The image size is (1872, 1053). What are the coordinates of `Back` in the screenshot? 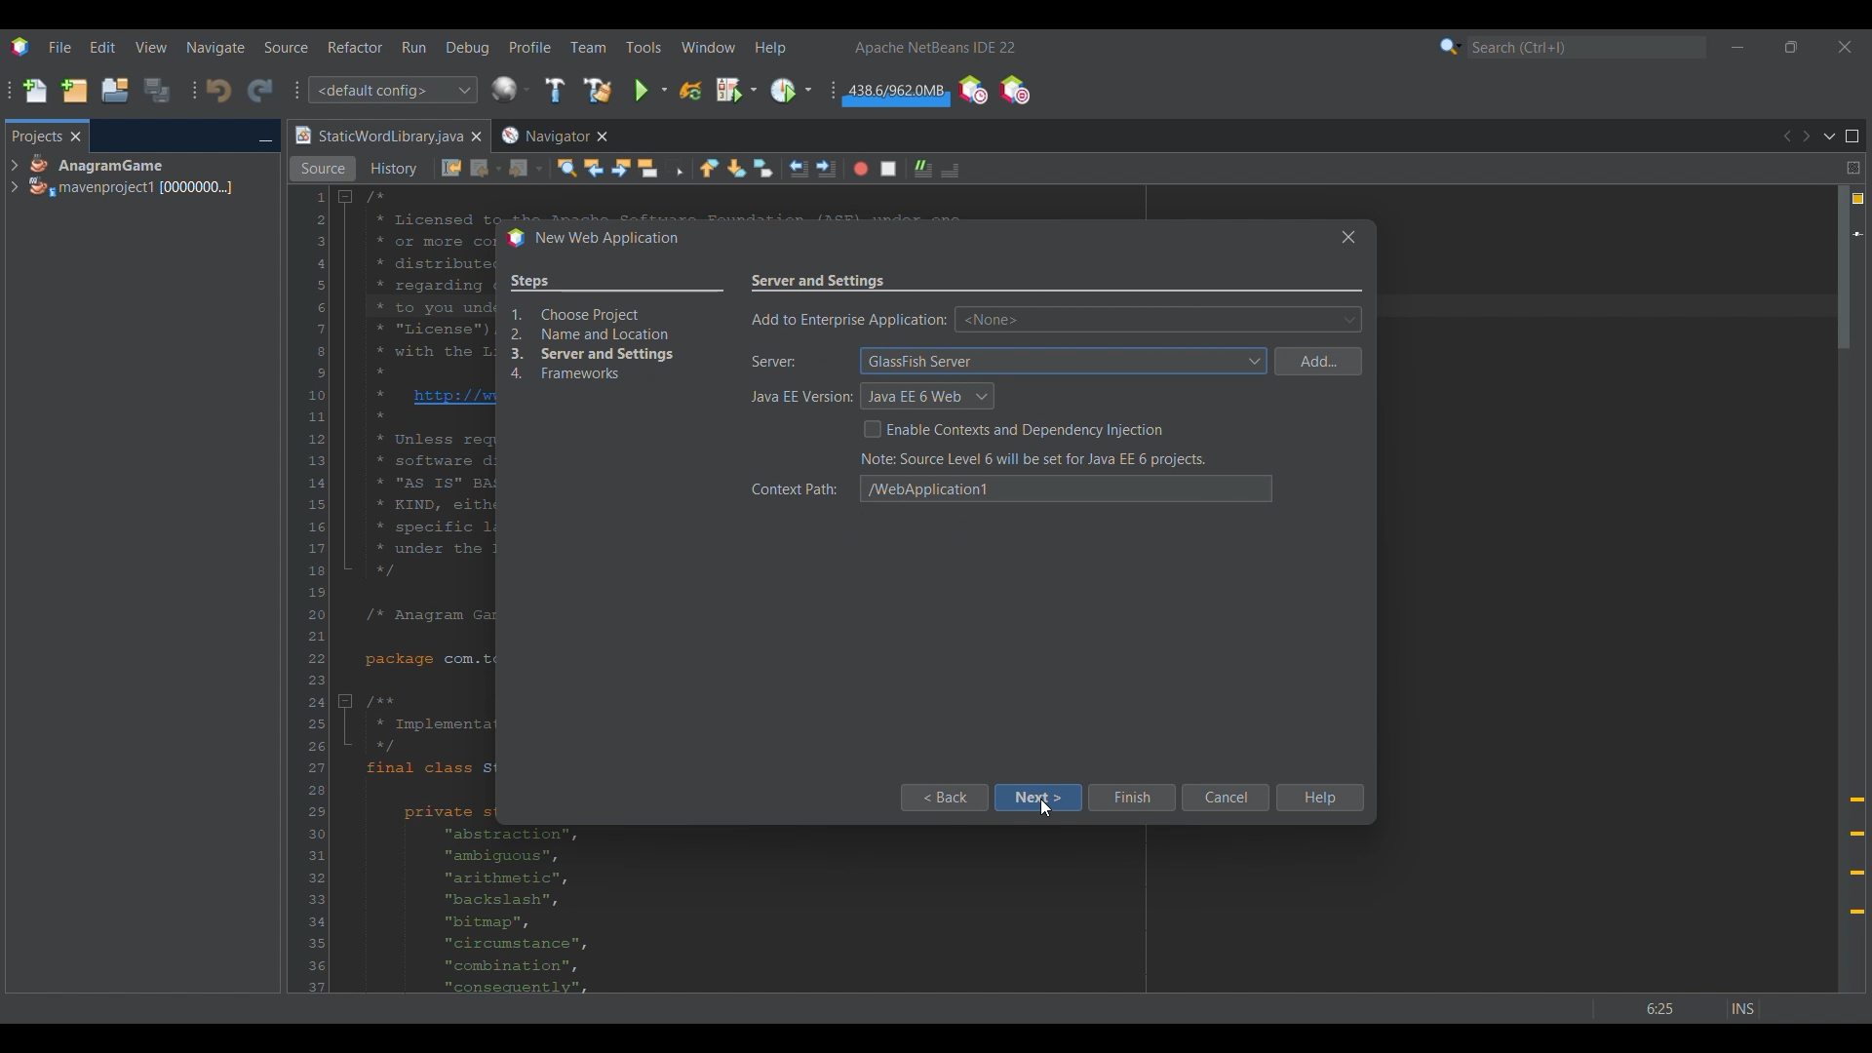 It's located at (487, 169).